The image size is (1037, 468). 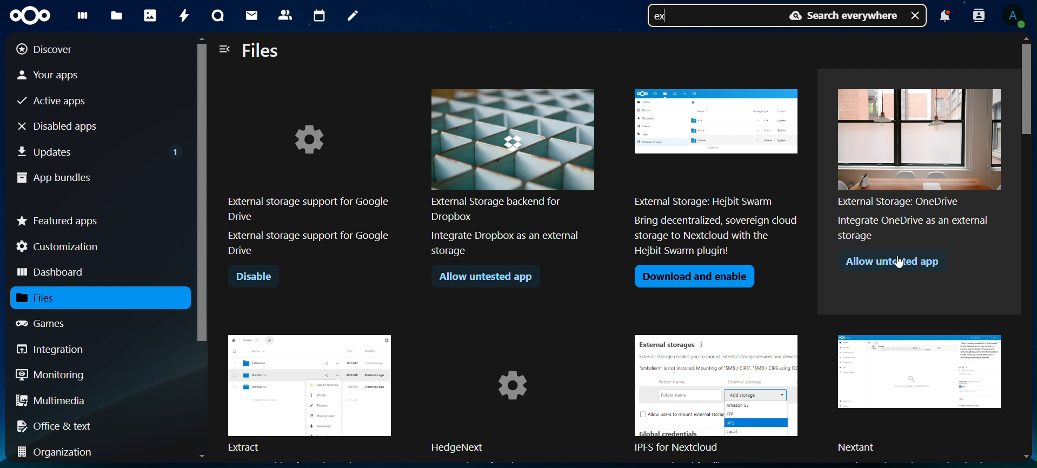 What do you see at coordinates (945, 17) in the screenshot?
I see `notifications` at bounding box center [945, 17].